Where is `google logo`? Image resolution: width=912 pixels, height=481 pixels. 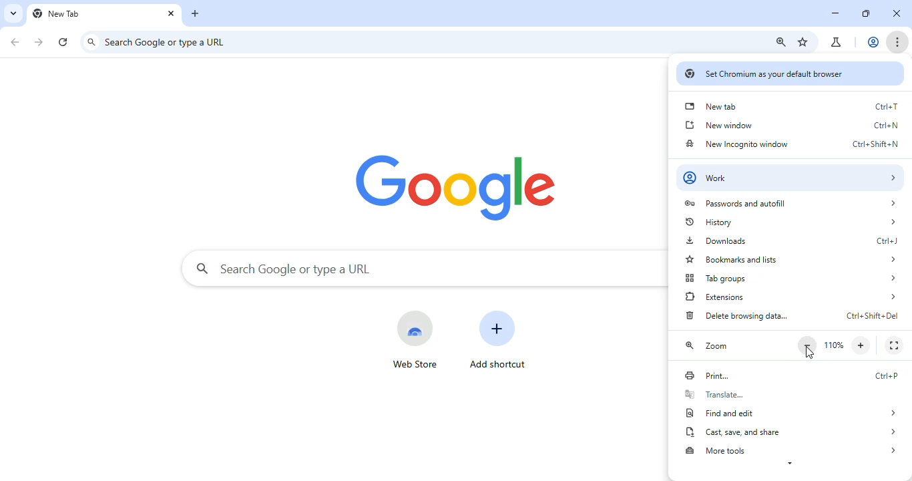 google logo is located at coordinates (458, 186).